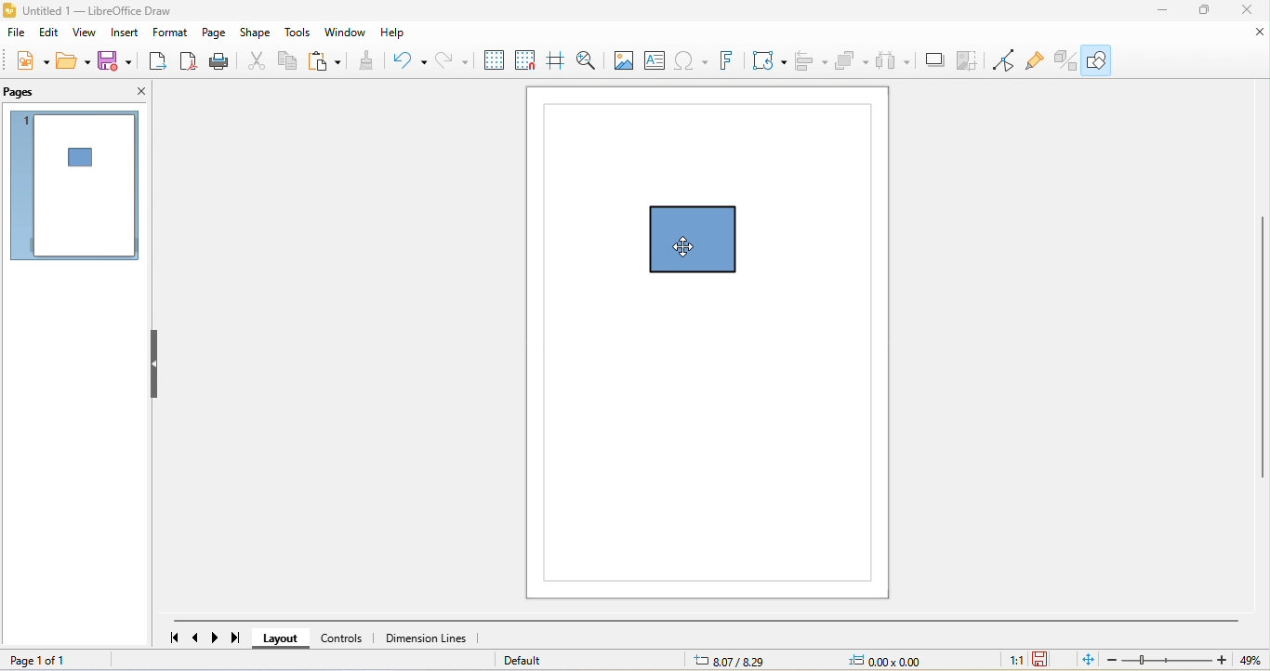  Describe the element at coordinates (588, 59) in the screenshot. I see `zoom and pan` at that location.